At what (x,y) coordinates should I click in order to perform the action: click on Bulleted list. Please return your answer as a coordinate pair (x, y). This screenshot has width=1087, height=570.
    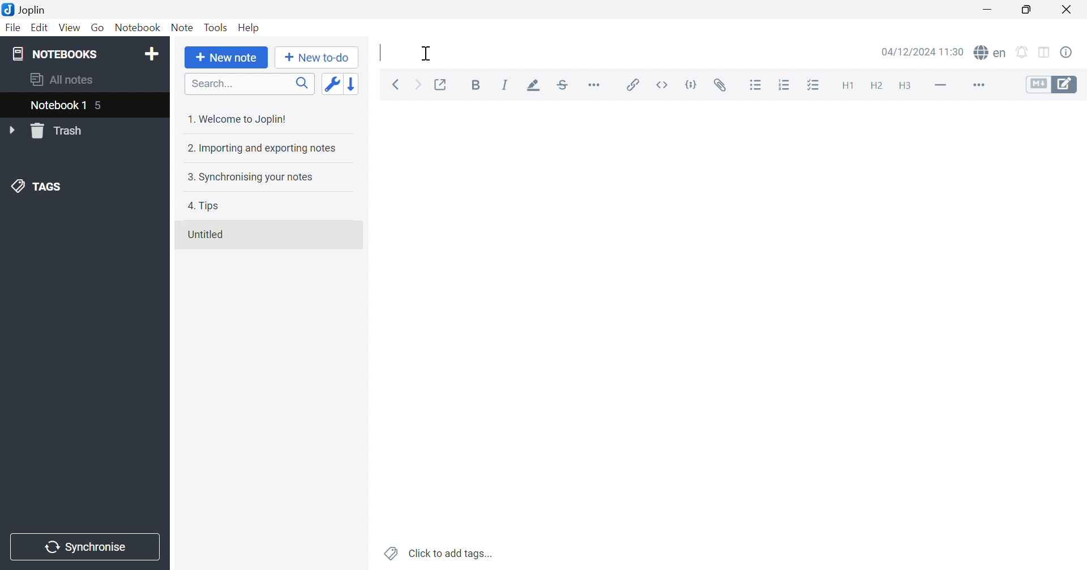
    Looking at the image, I should click on (756, 87).